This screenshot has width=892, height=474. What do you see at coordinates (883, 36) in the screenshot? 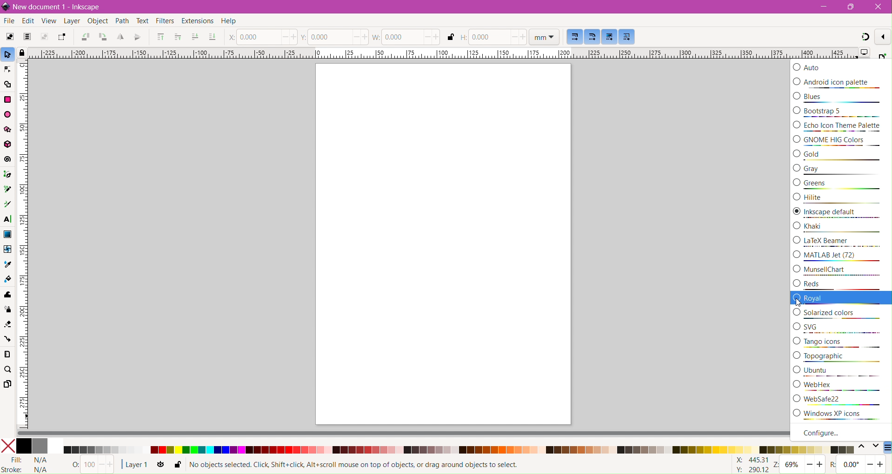
I see `Enable/disable snapping` at bounding box center [883, 36].